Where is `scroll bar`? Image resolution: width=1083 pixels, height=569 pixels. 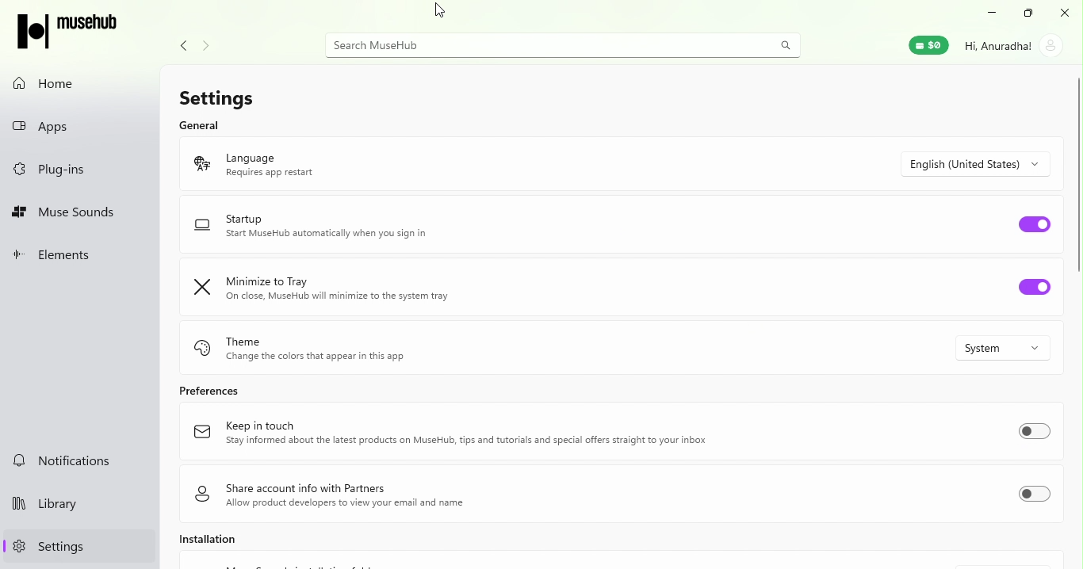 scroll bar is located at coordinates (1076, 235).